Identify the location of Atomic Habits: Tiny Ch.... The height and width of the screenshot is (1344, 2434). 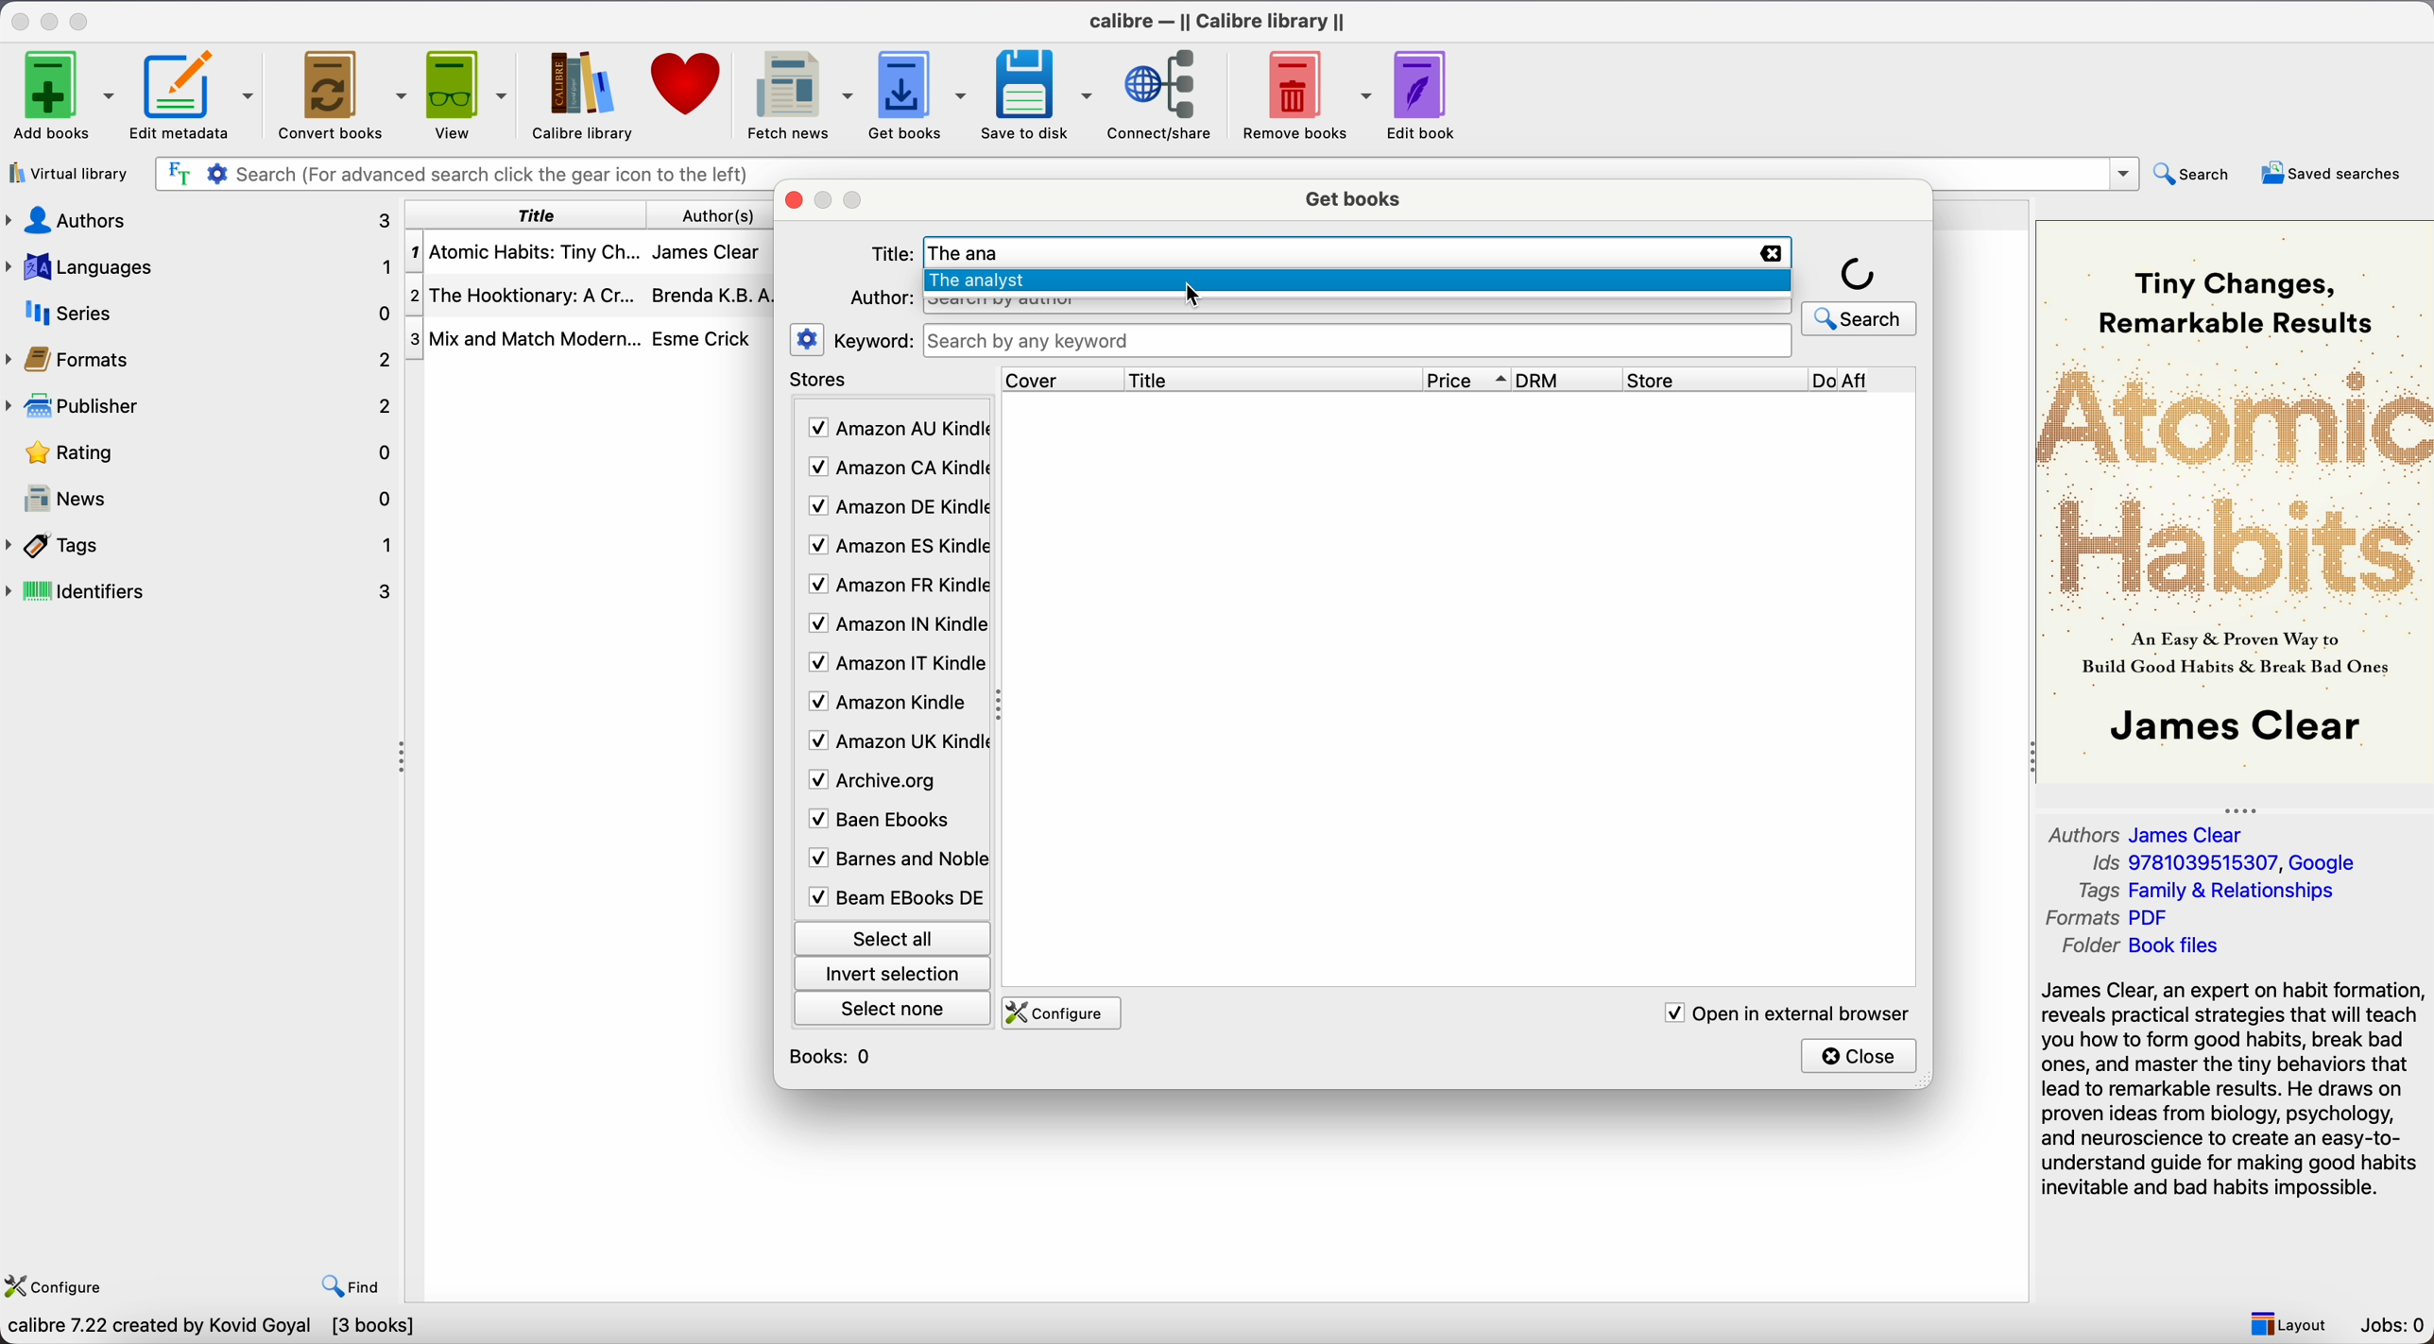
(529, 252).